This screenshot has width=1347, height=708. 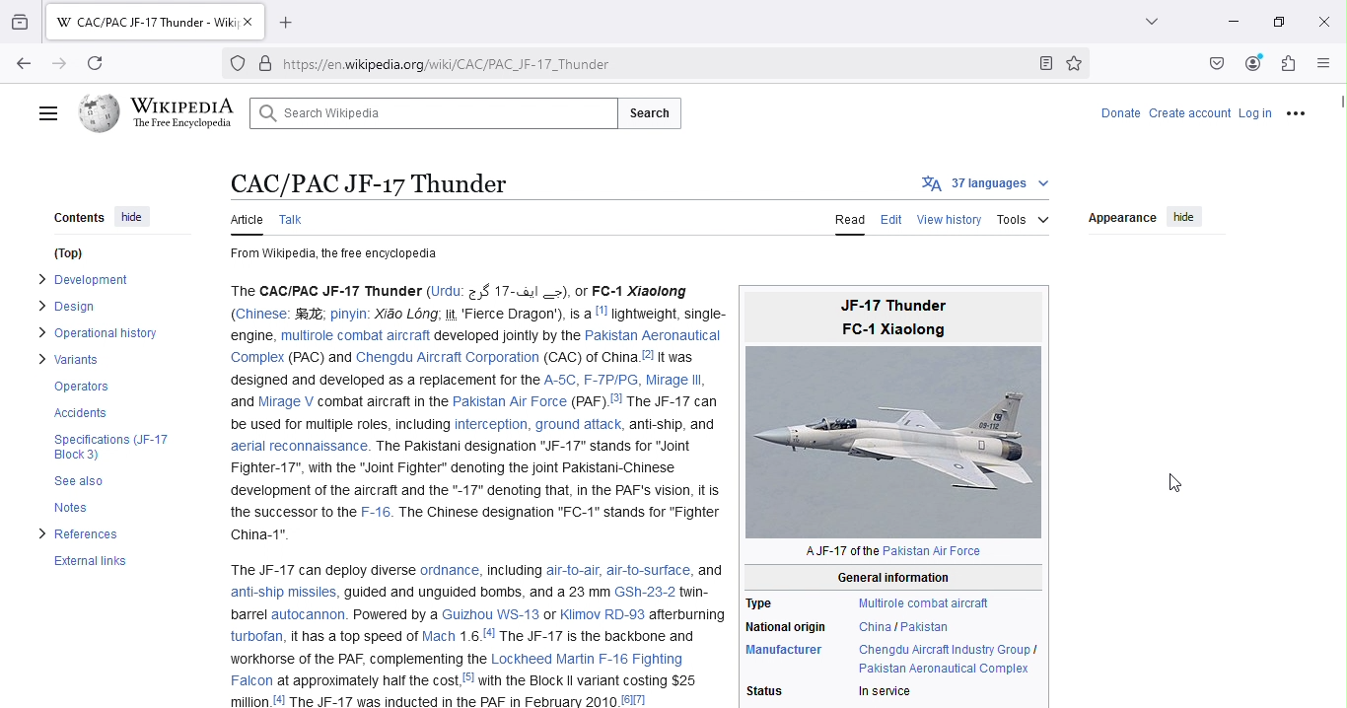 I want to click on Status, so click(x=768, y=690).